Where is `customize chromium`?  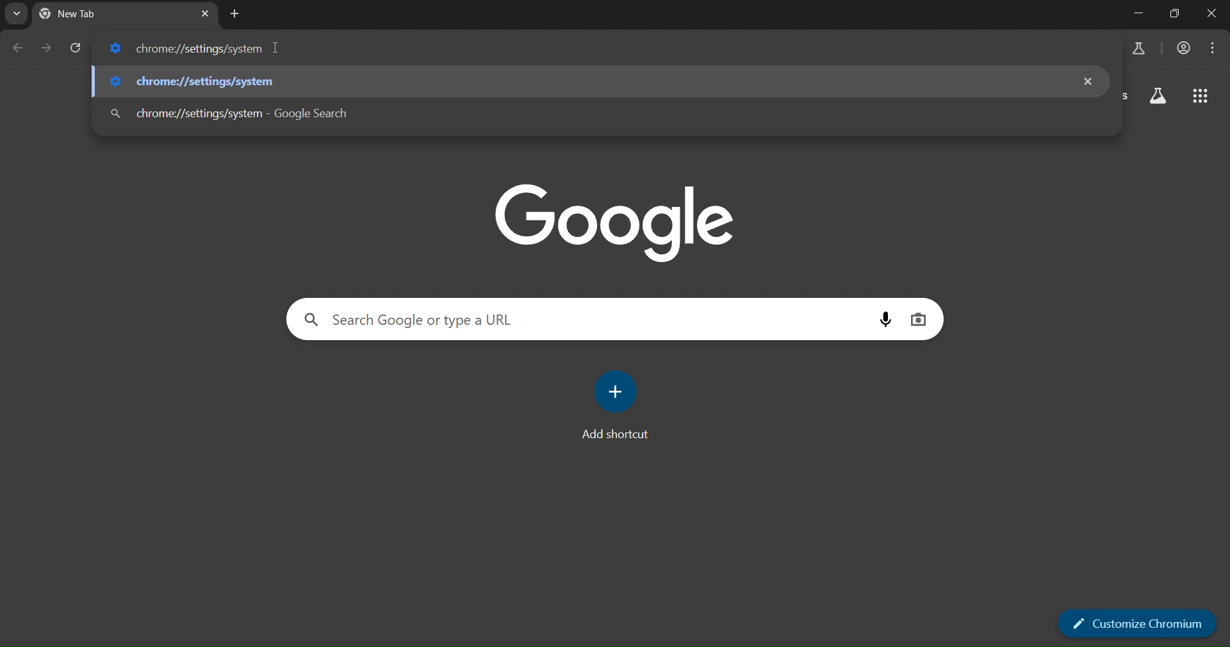
customize chromium is located at coordinates (1137, 623).